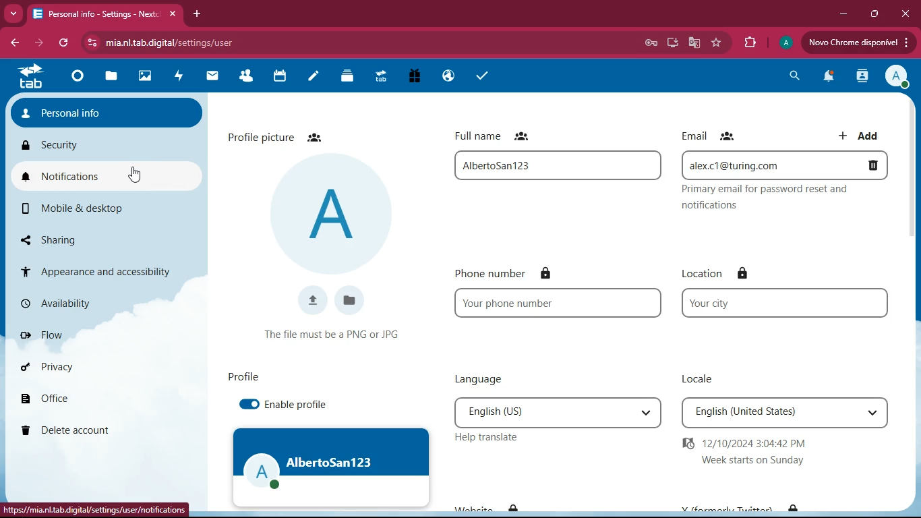 The image size is (921, 518). I want to click on public, so click(450, 76).